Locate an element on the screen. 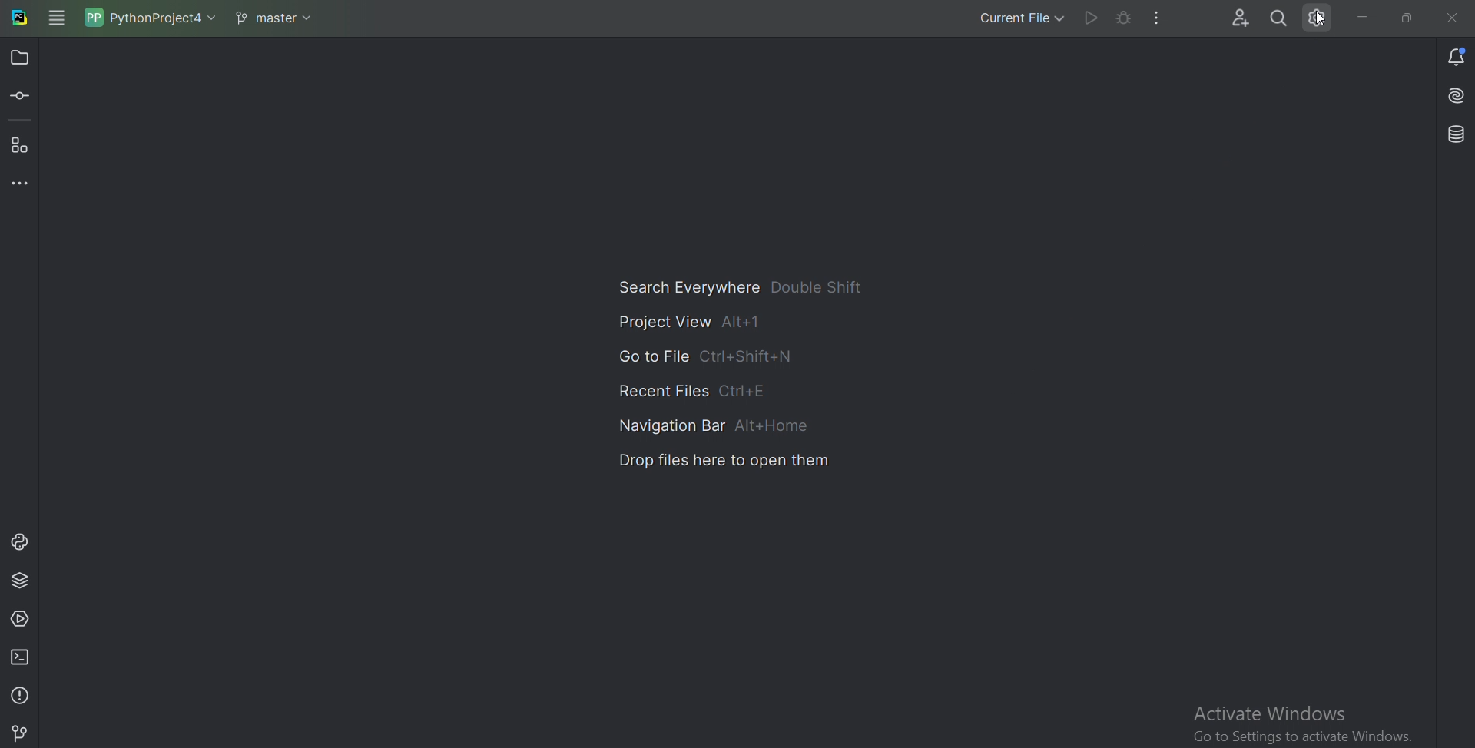 This screenshot has height=748, width=1475. master is located at coordinates (273, 17).